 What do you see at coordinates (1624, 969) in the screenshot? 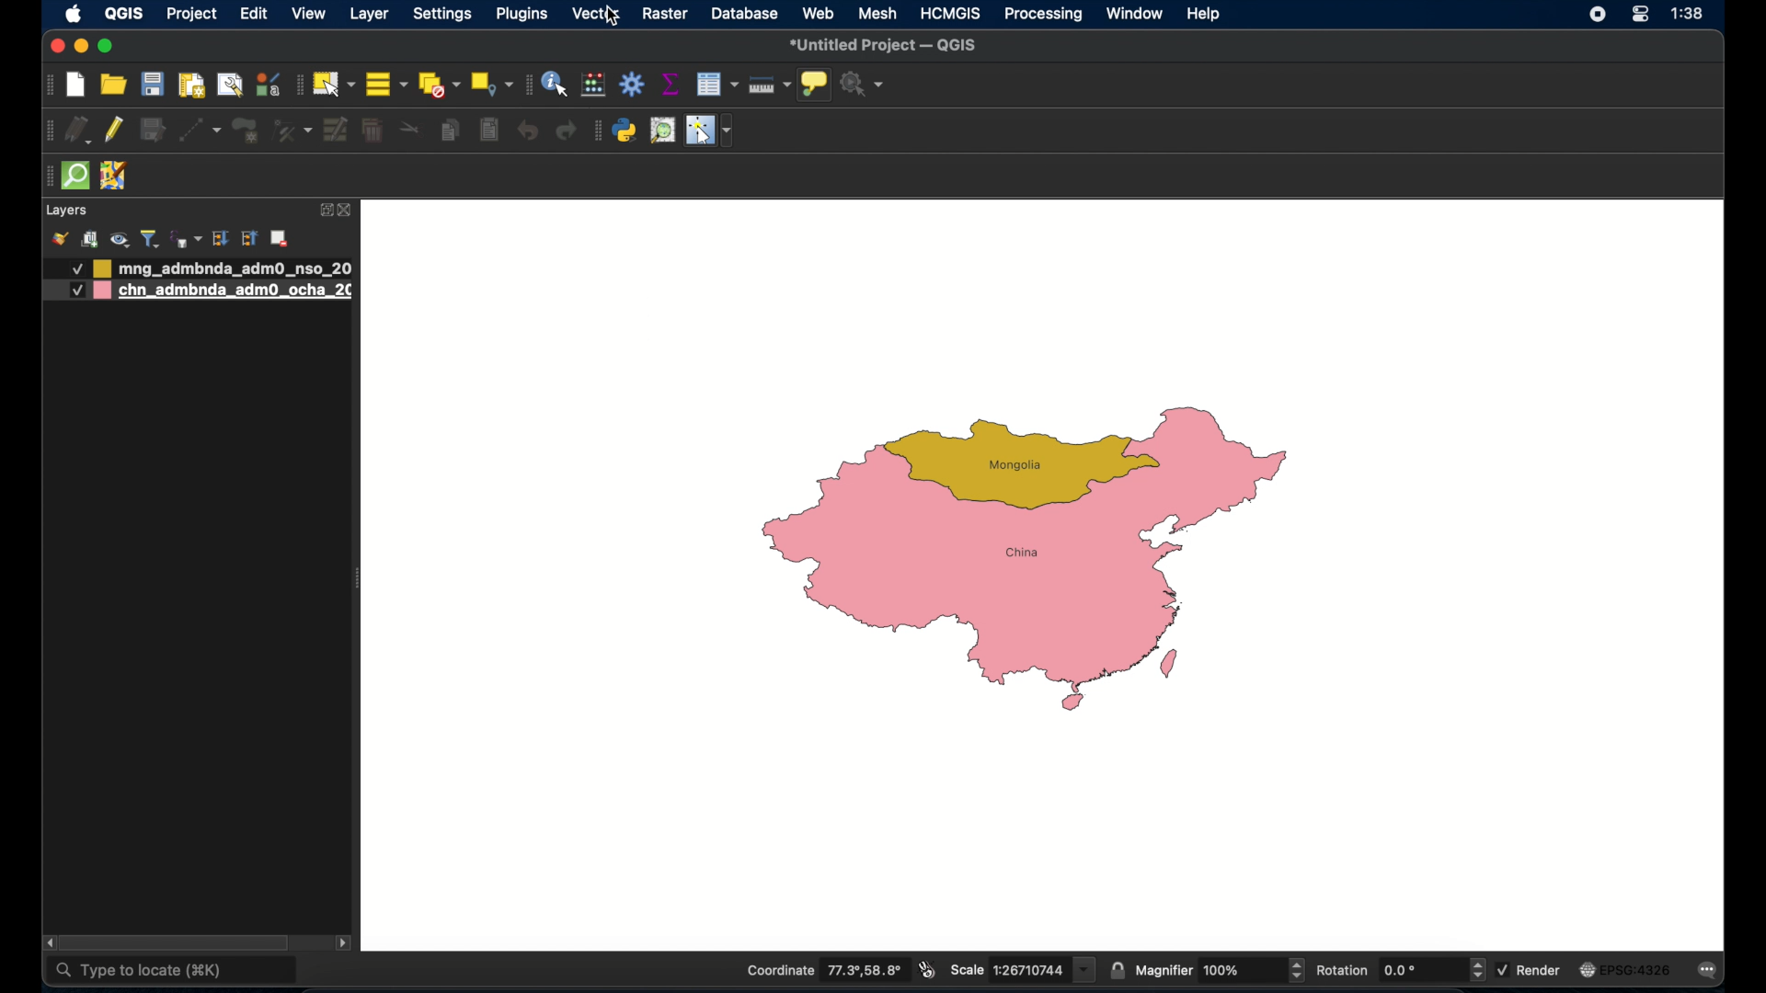
I see `EPSG: 4326` at bounding box center [1624, 969].